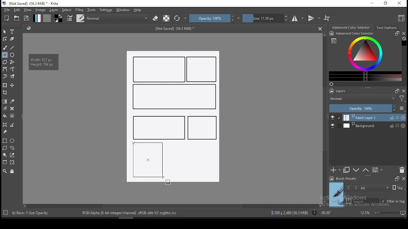 Image resolution: width=408 pixels, height=229 pixels. Describe the element at coordinates (366, 170) in the screenshot. I see `move layer one step down` at that location.